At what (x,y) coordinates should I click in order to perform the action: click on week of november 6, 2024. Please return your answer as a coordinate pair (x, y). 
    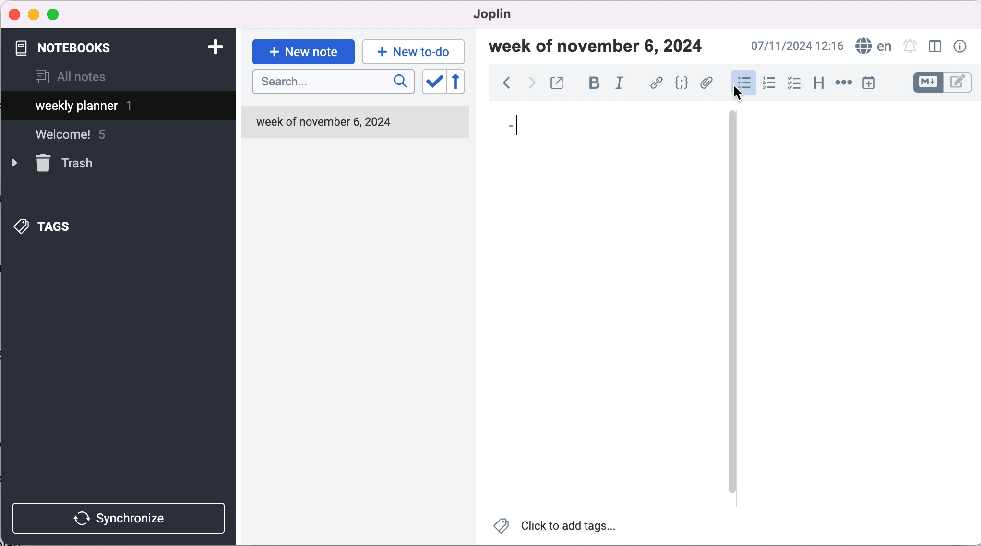
    Looking at the image, I should click on (601, 48).